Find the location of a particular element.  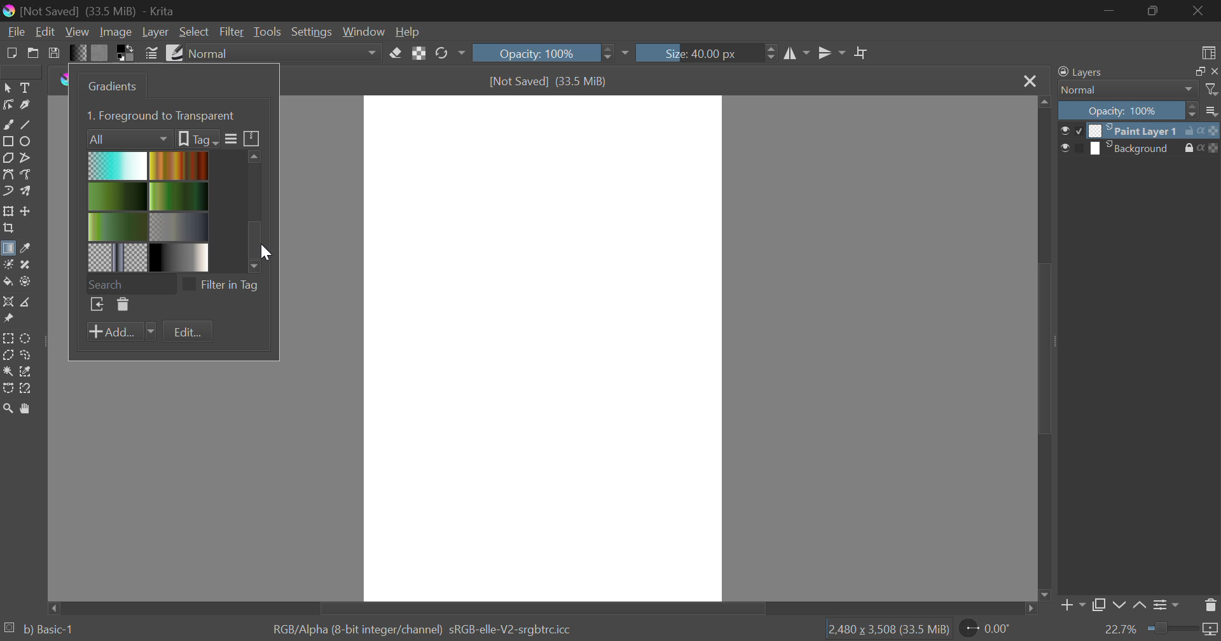

unlock is located at coordinates (1192, 130).